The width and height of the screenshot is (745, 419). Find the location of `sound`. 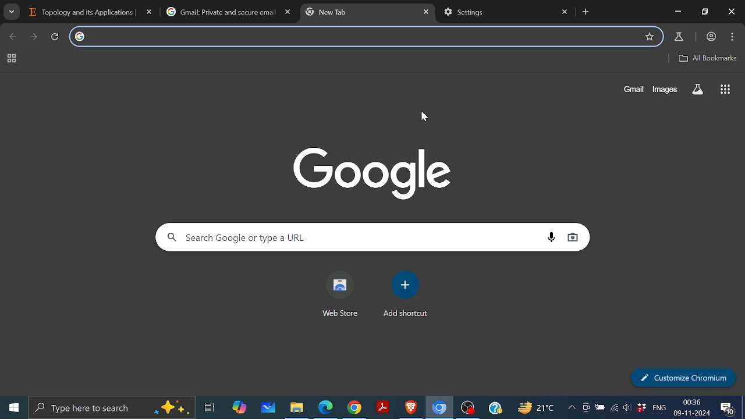

sound is located at coordinates (627, 409).